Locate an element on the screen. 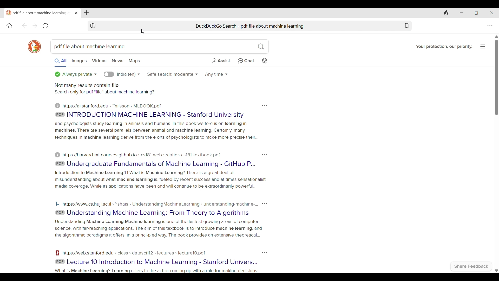 This screenshot has width=499, height=281. Chat privately with AI is located at coordinates (246, 61).